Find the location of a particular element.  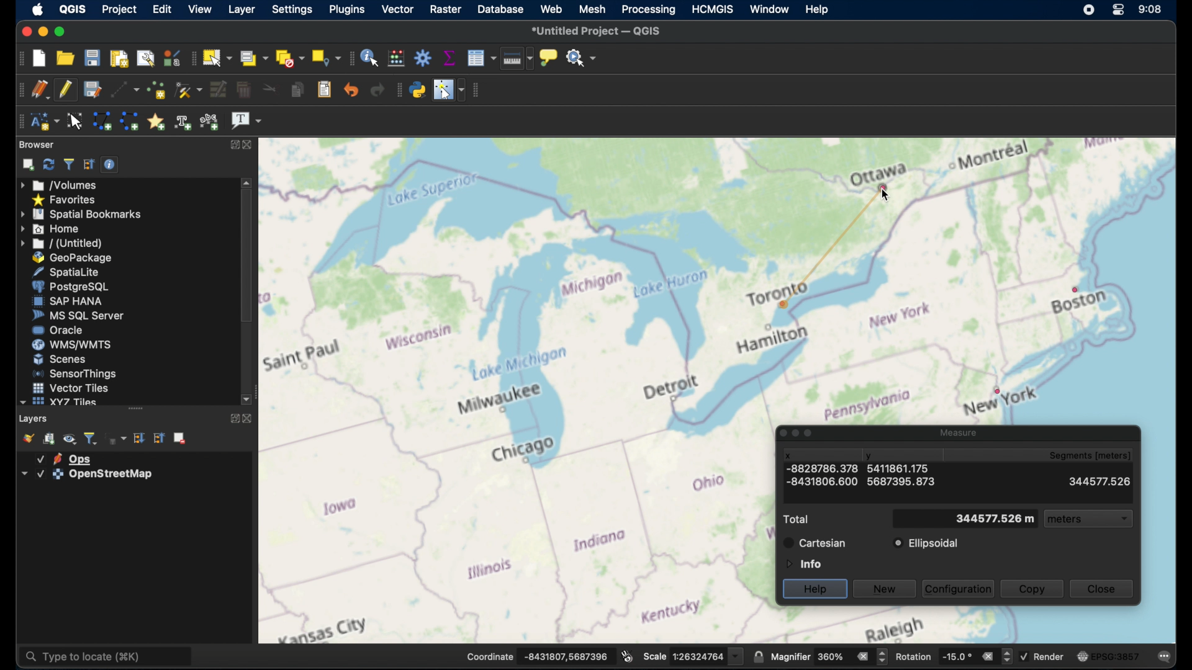

measure is located at coordinates (956, 431).